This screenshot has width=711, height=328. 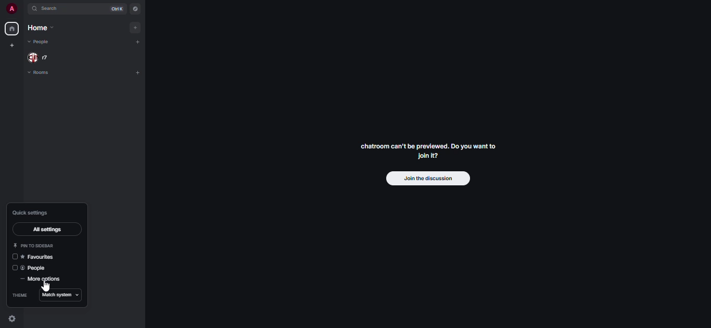 What do you see at coordinates (9, 9) in the screenshot?
I see `profile` at bounding box center [9, 9].